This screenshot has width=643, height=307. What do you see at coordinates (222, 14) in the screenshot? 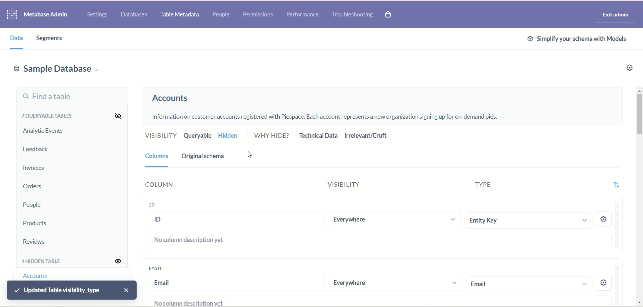
I see `people` at bounding box center [222, 14].